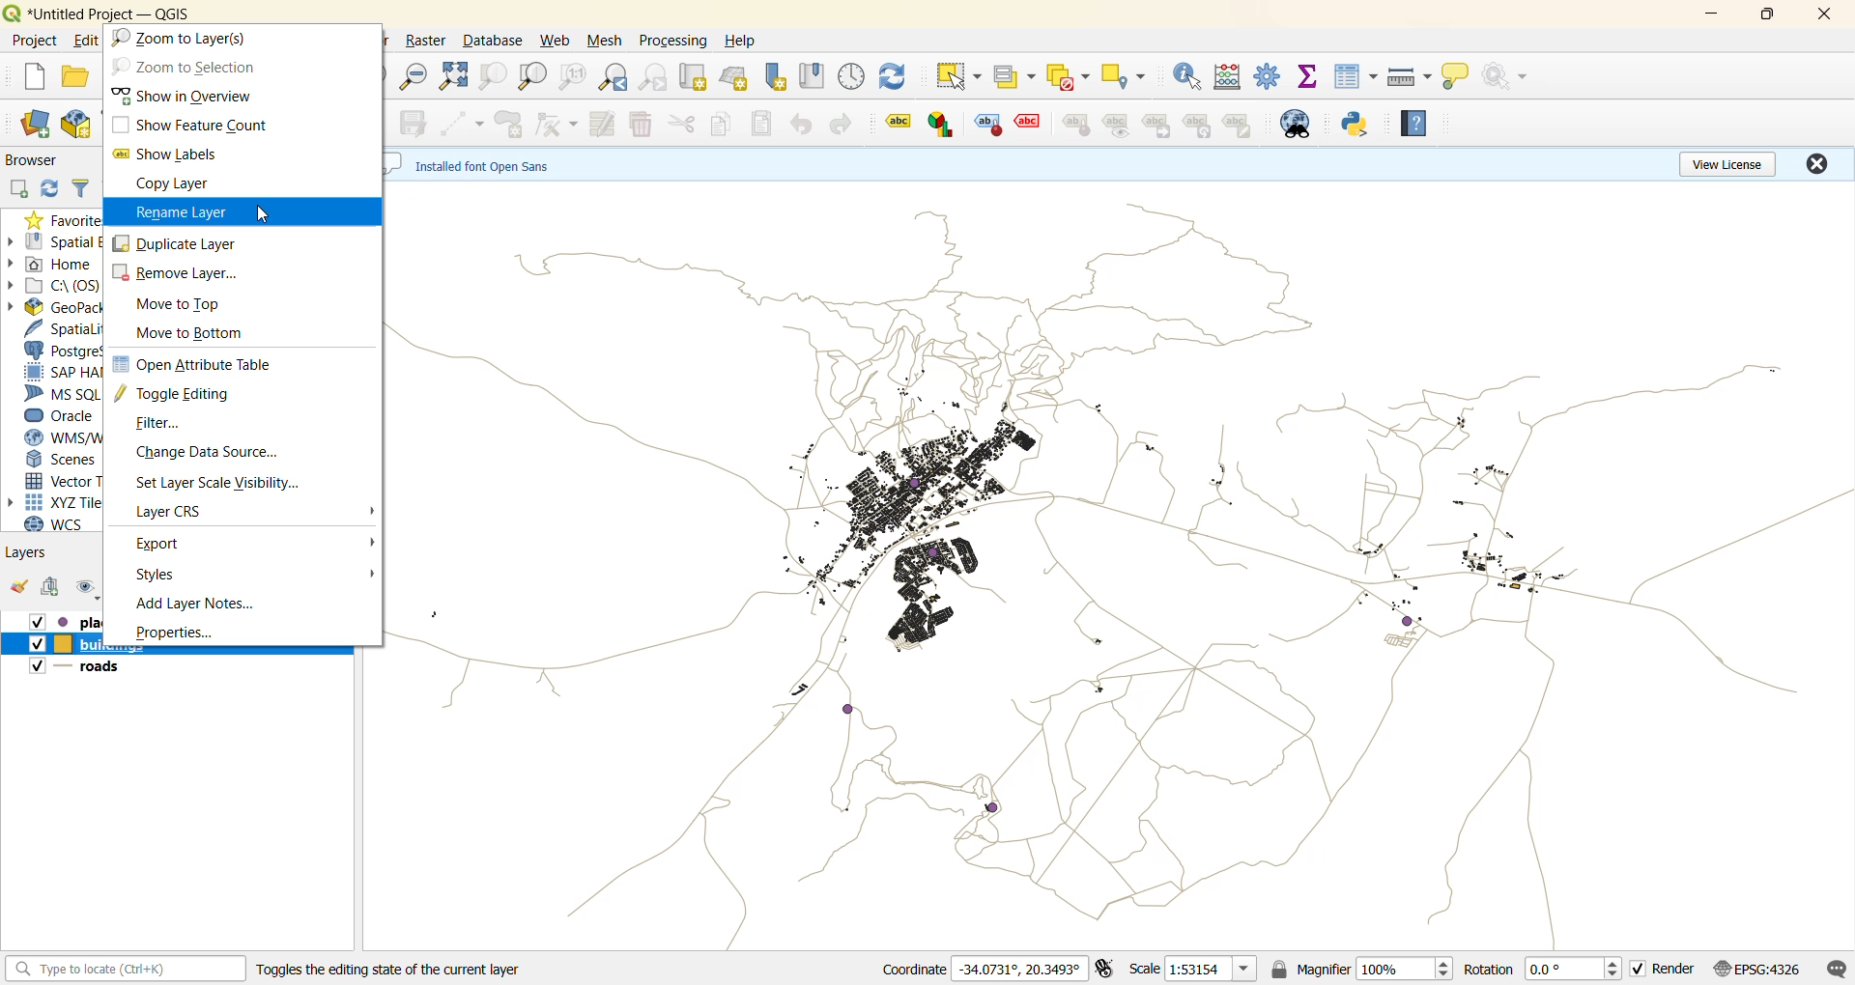  What do you see at coordinates (1355, 76) in the screenshot?
I see `attributes table` at bounding box center [1355, 76].